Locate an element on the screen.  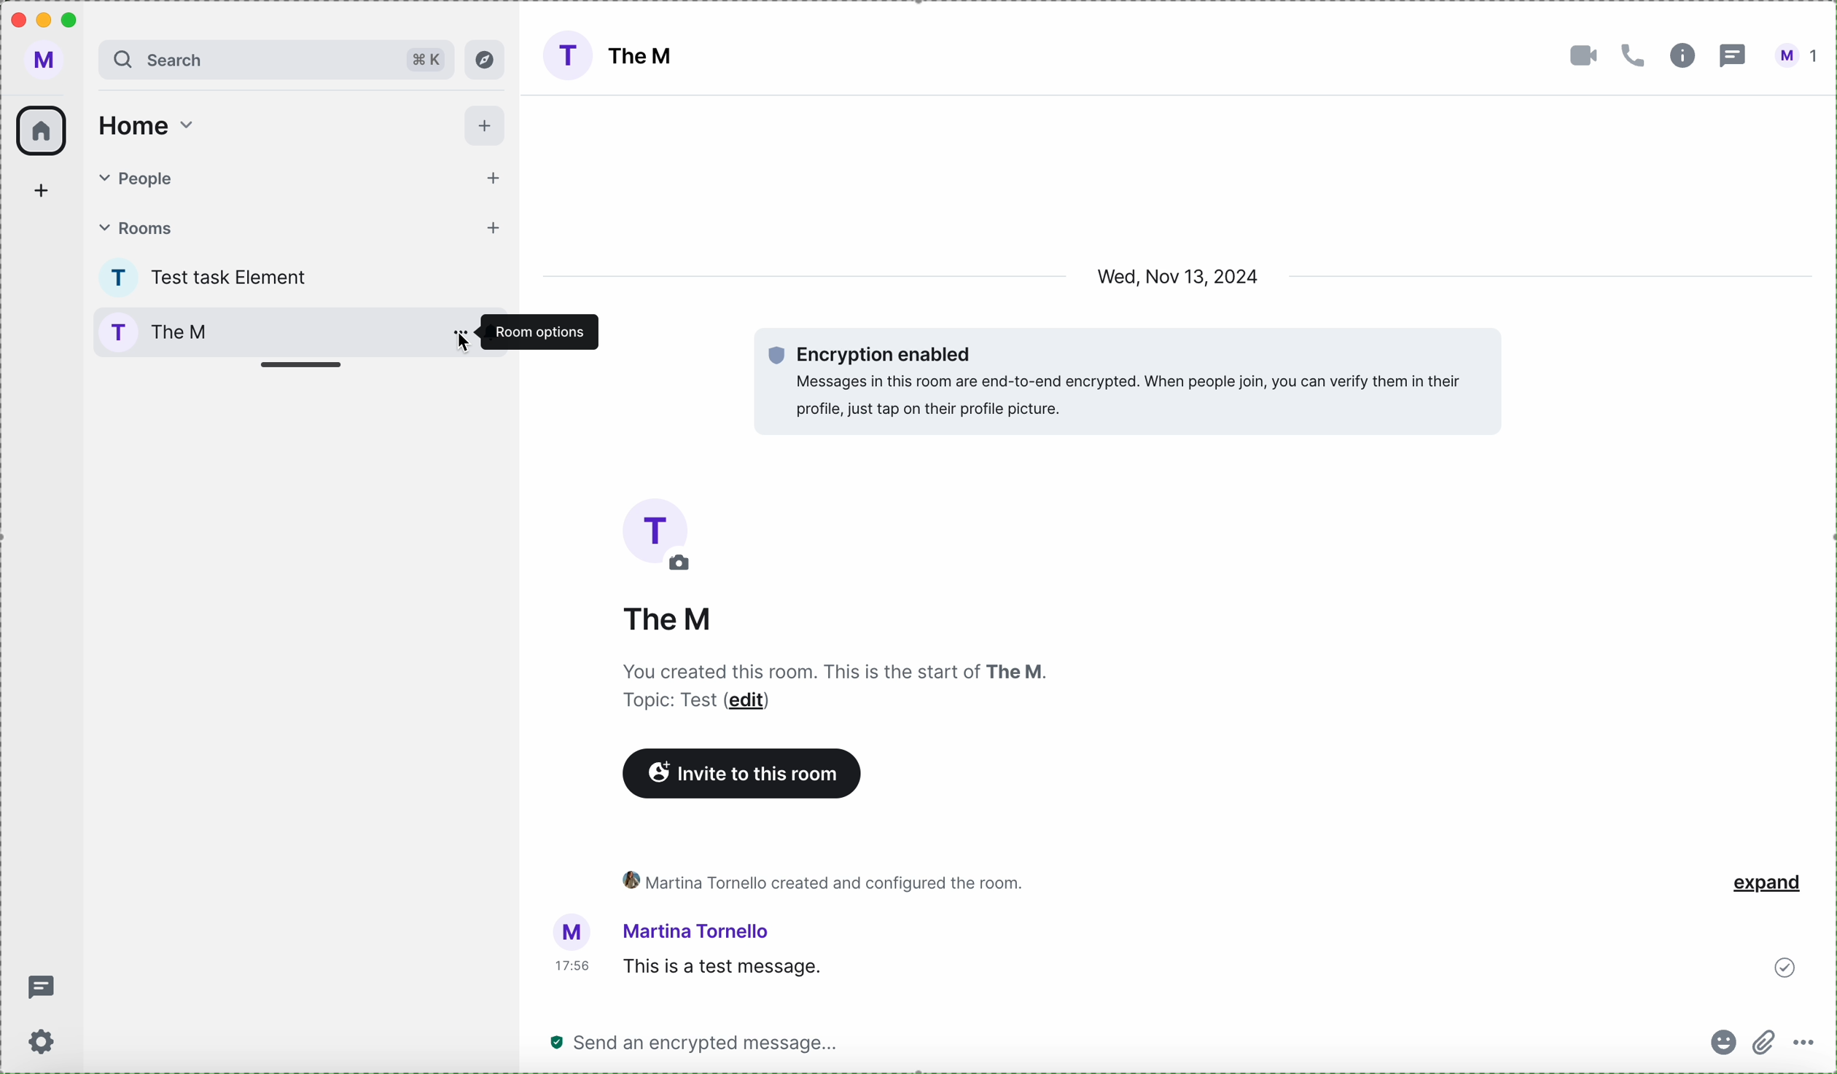
home icon is located at coordinates (42, 131).